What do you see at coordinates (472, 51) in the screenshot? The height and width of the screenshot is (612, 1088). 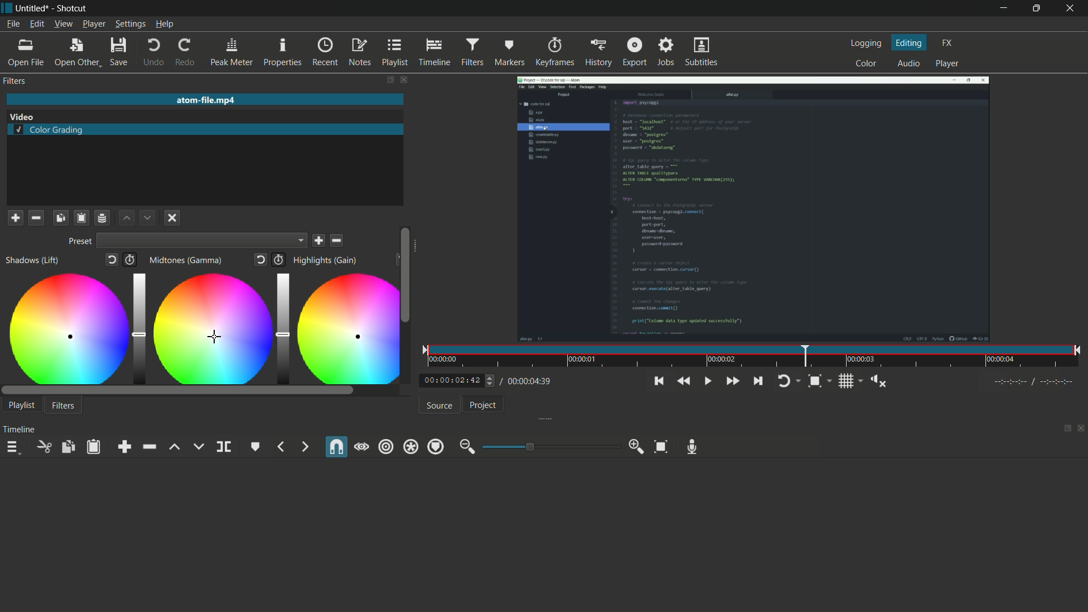 I see `filters` at bounding box center [472, 51].